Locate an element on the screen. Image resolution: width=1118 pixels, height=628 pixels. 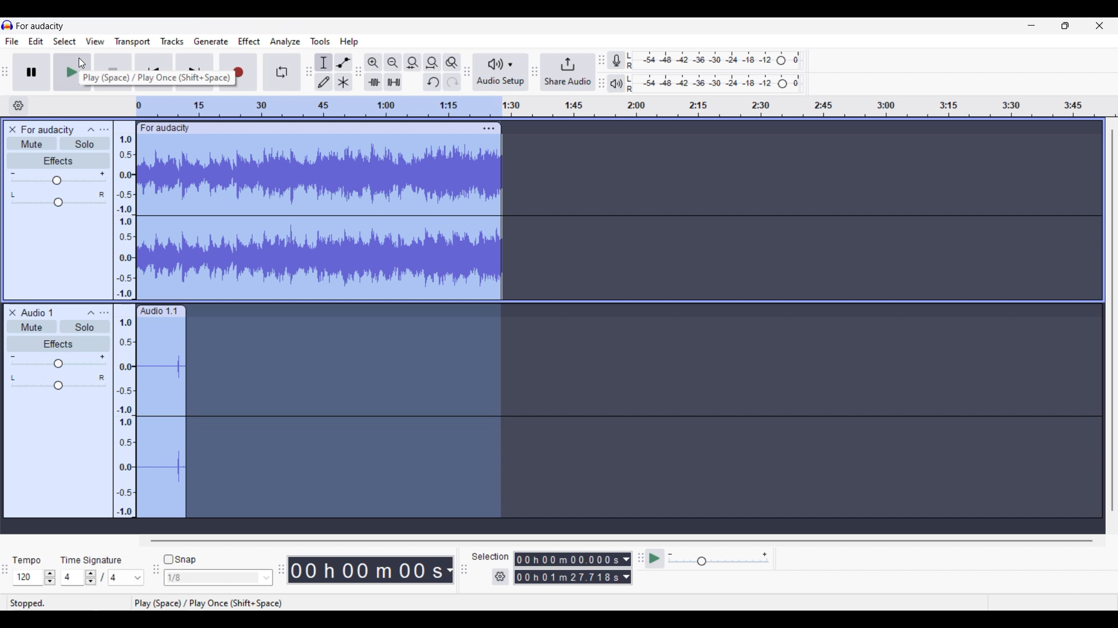
audio 1 is located at coordinates (37, 313).